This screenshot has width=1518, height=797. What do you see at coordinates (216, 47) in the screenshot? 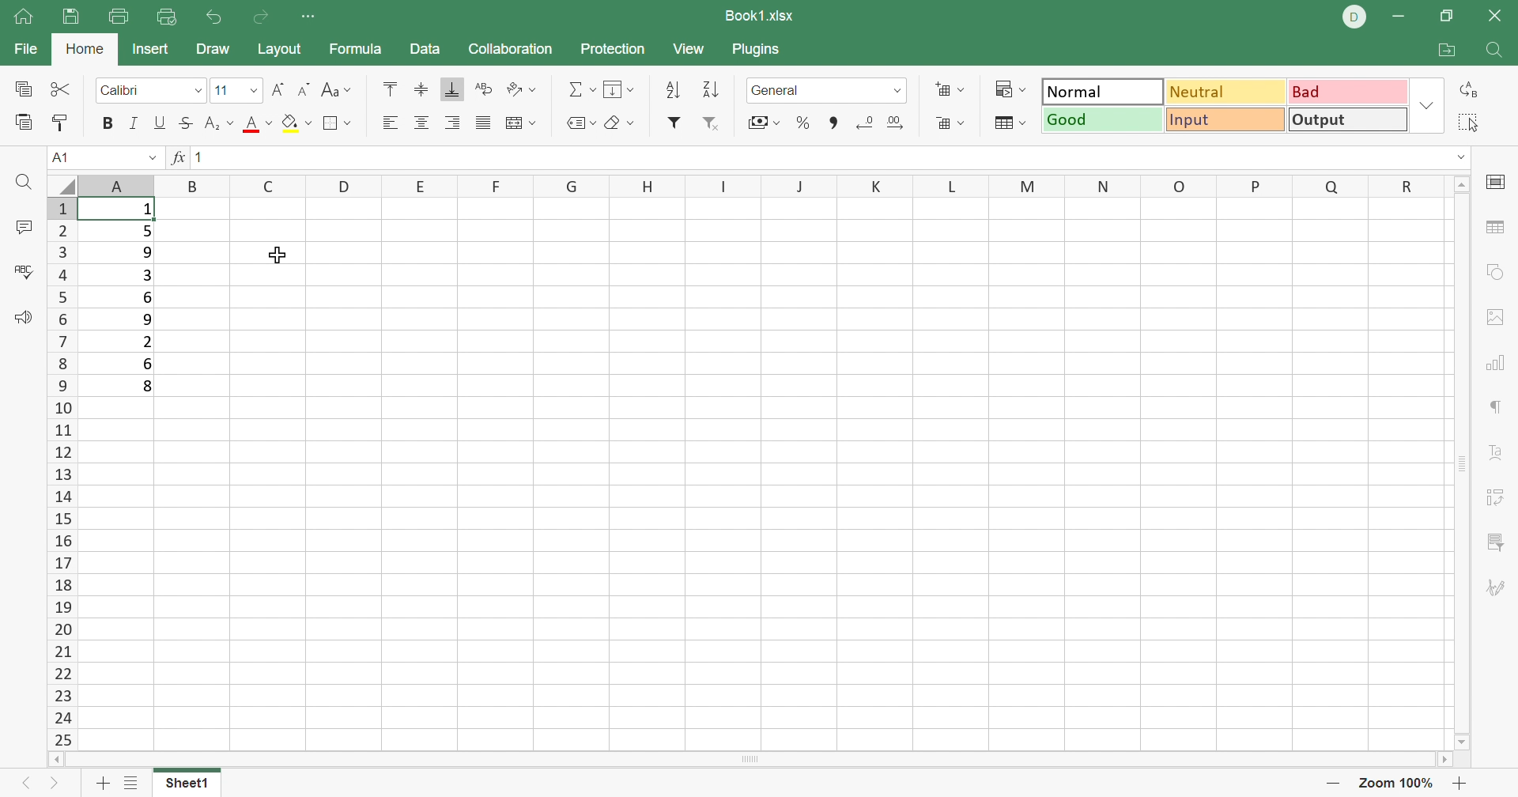
I see `Draw` at bounding box center [216, 47].